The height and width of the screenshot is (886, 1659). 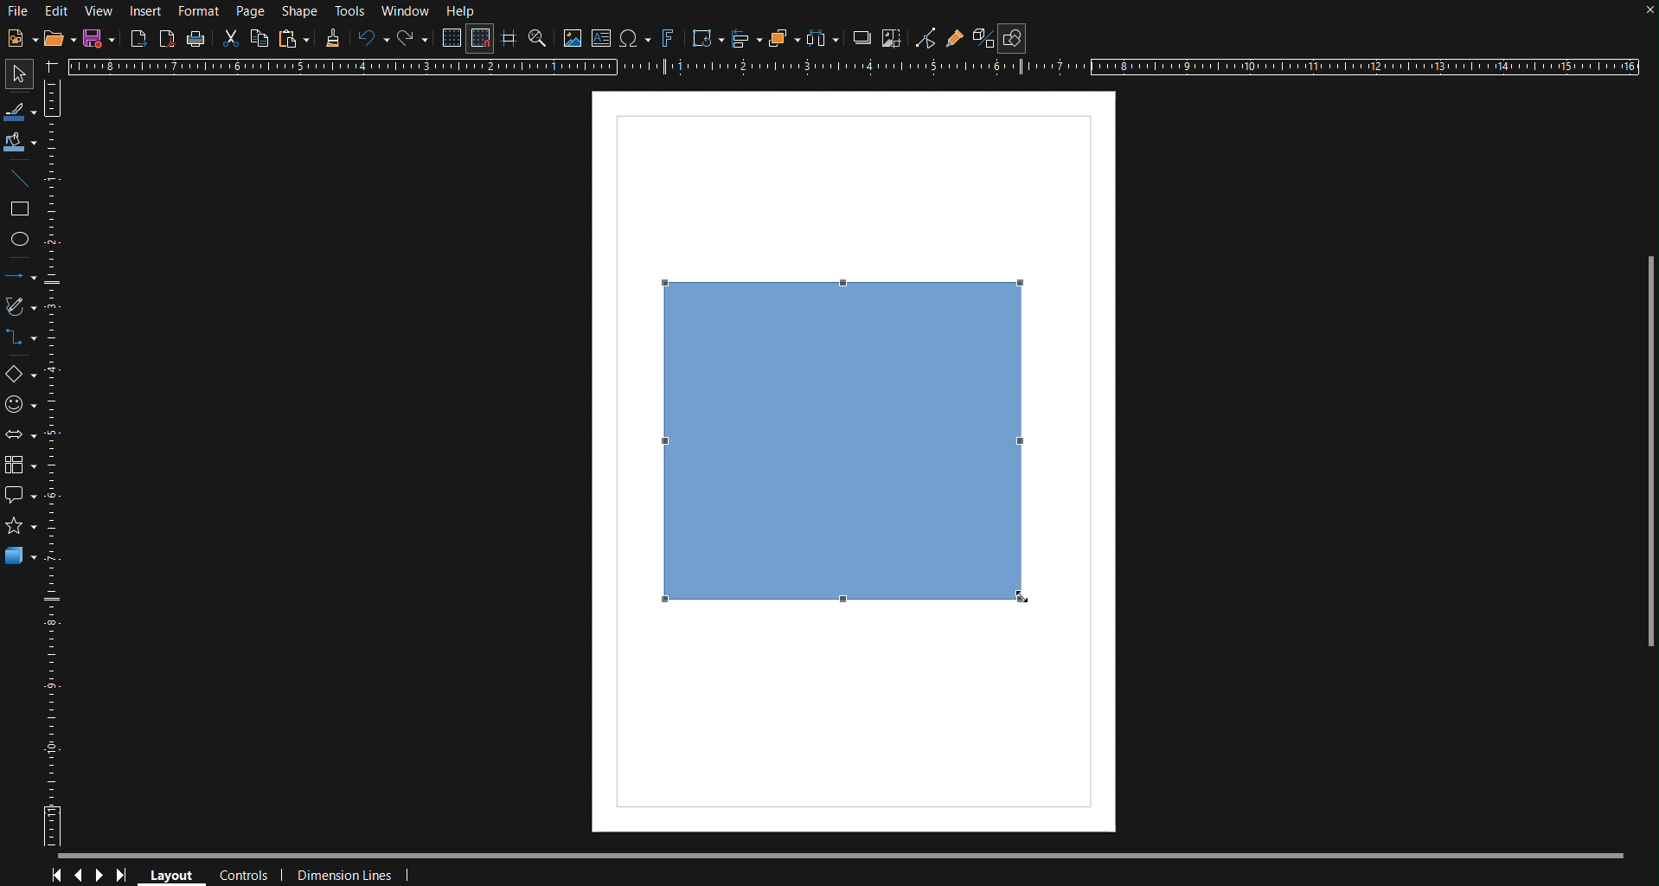 What do you see at coordinates (509, 37) in the screenshot?
I see `Guidelines while moving` at bounding box center [509, 37].